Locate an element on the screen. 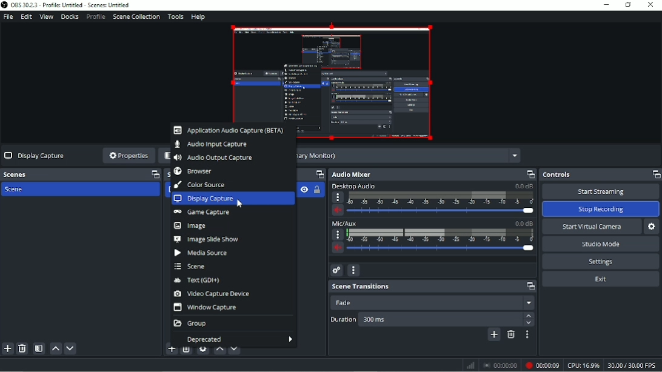  Audio mixer is located at coordinates (432, 174).